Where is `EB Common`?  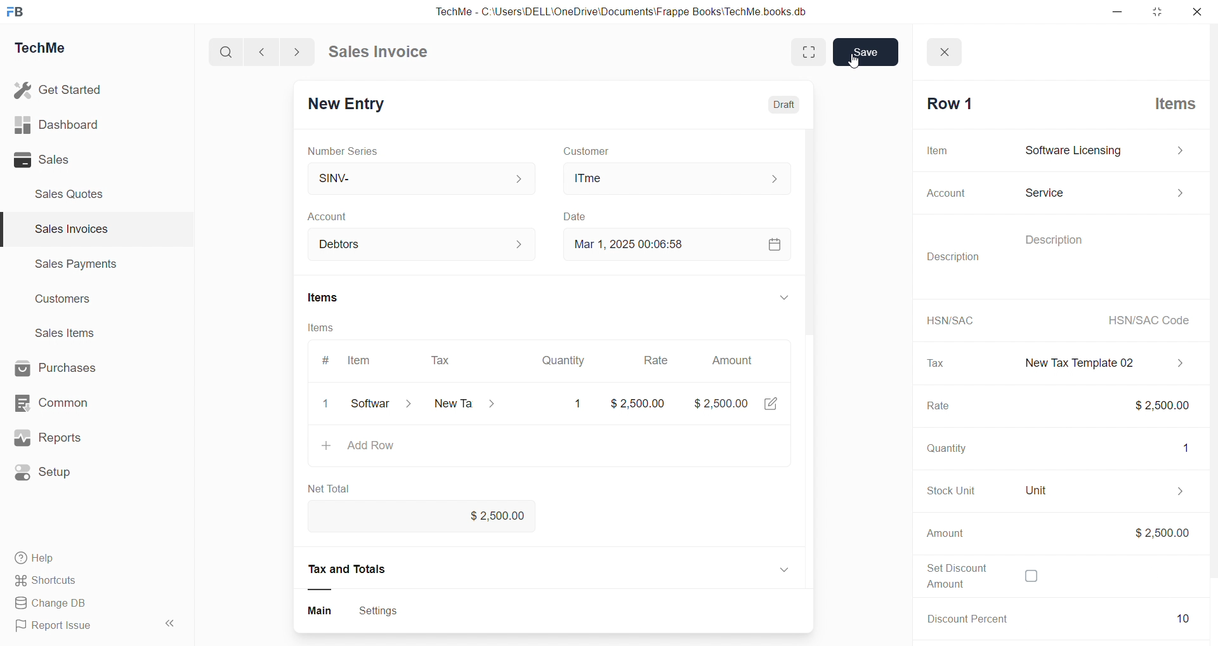 EB Common is located at coordinates (64, 402).